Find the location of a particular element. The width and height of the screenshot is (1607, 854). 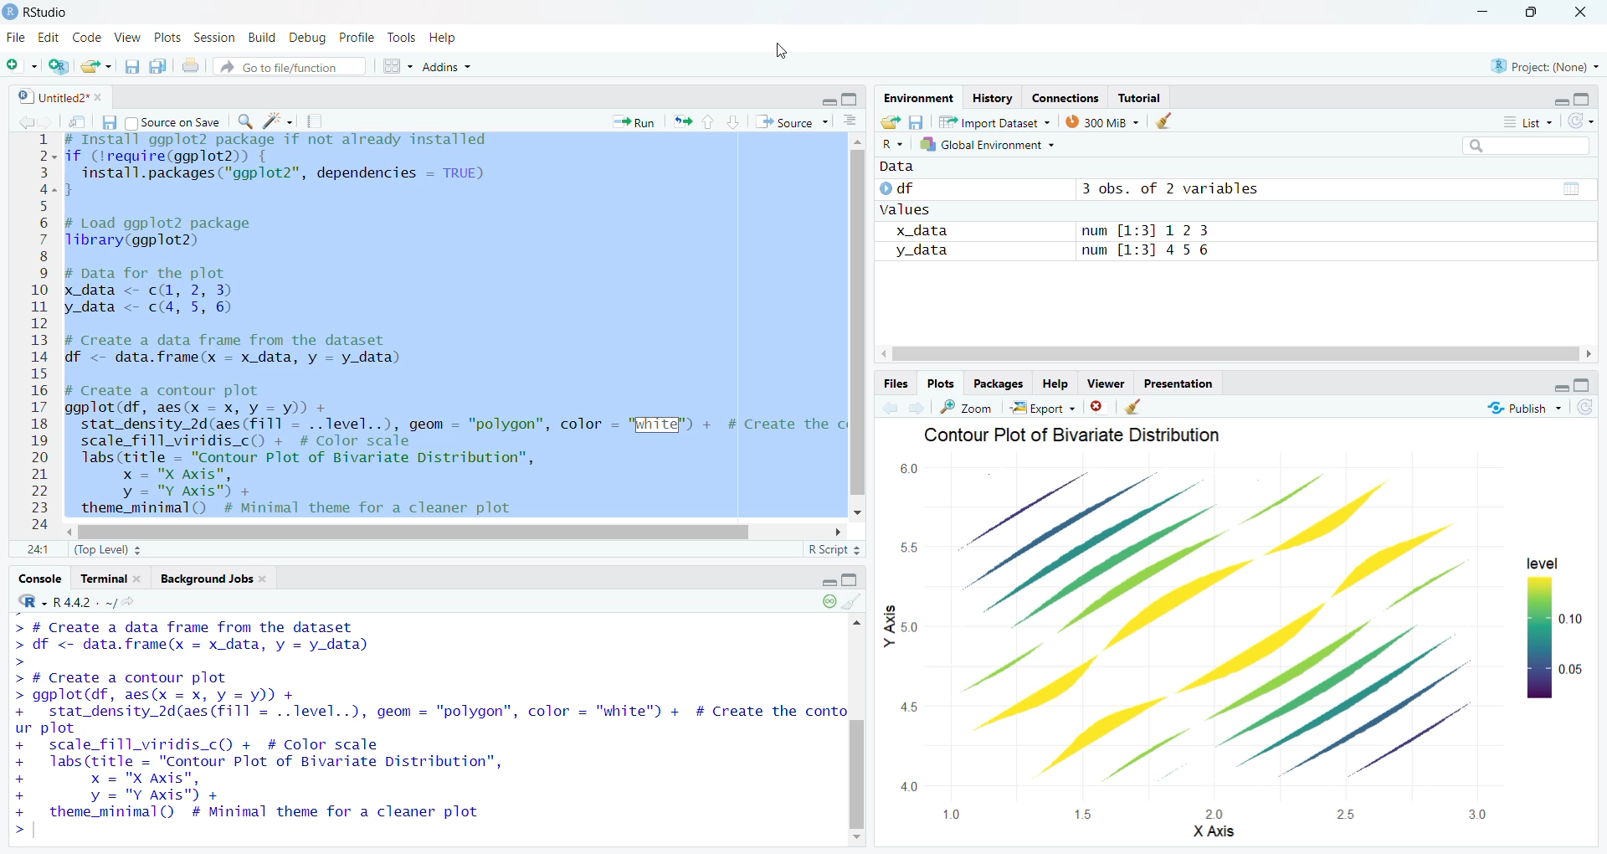

r 4.4.2 is located at coordinates (84, 600).